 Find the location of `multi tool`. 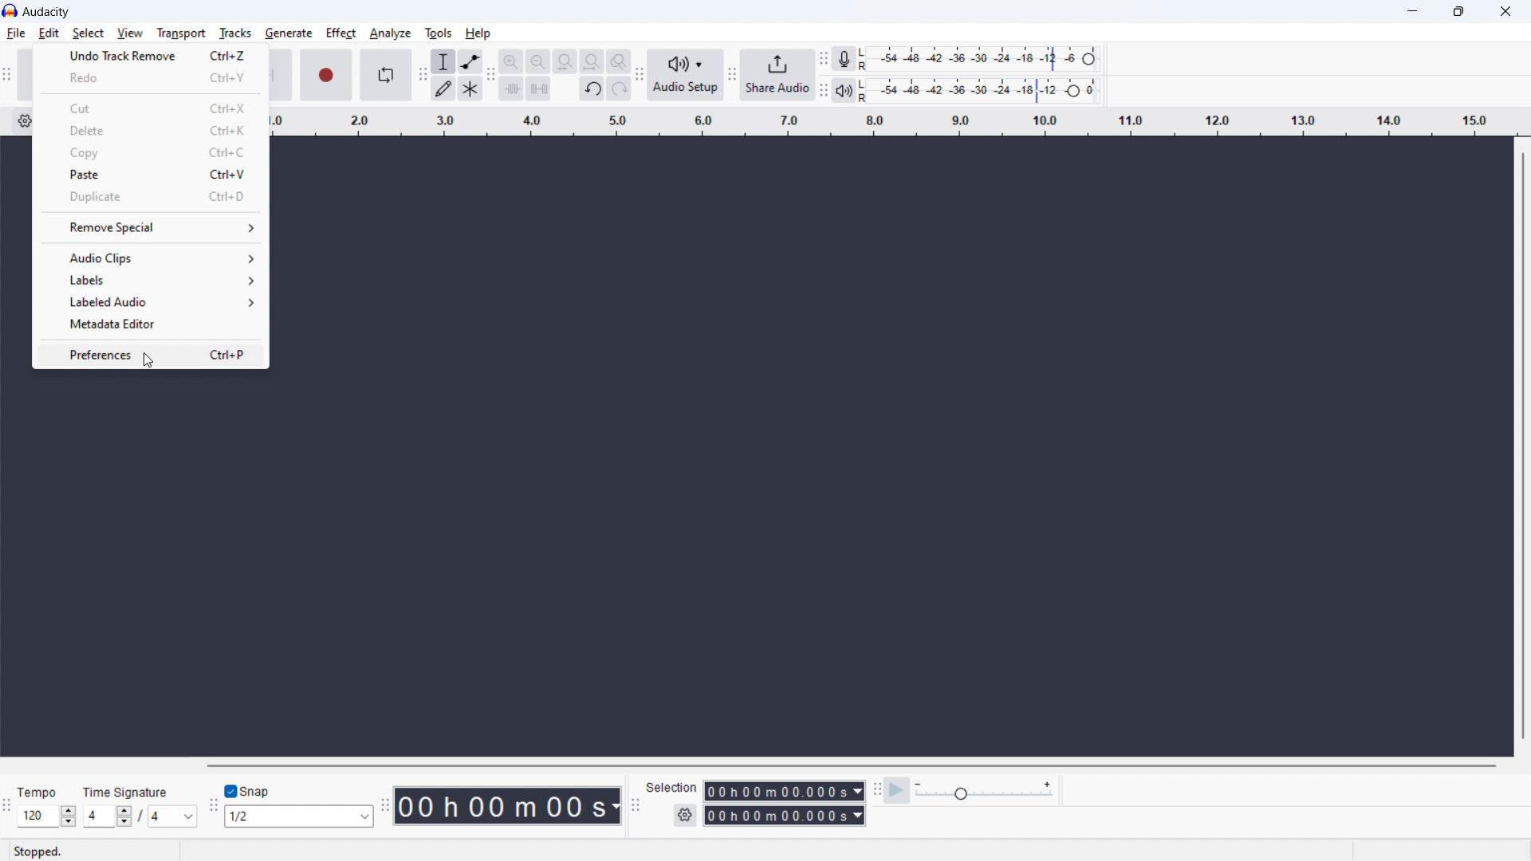

multi tool is located at coordinates (470, 88).